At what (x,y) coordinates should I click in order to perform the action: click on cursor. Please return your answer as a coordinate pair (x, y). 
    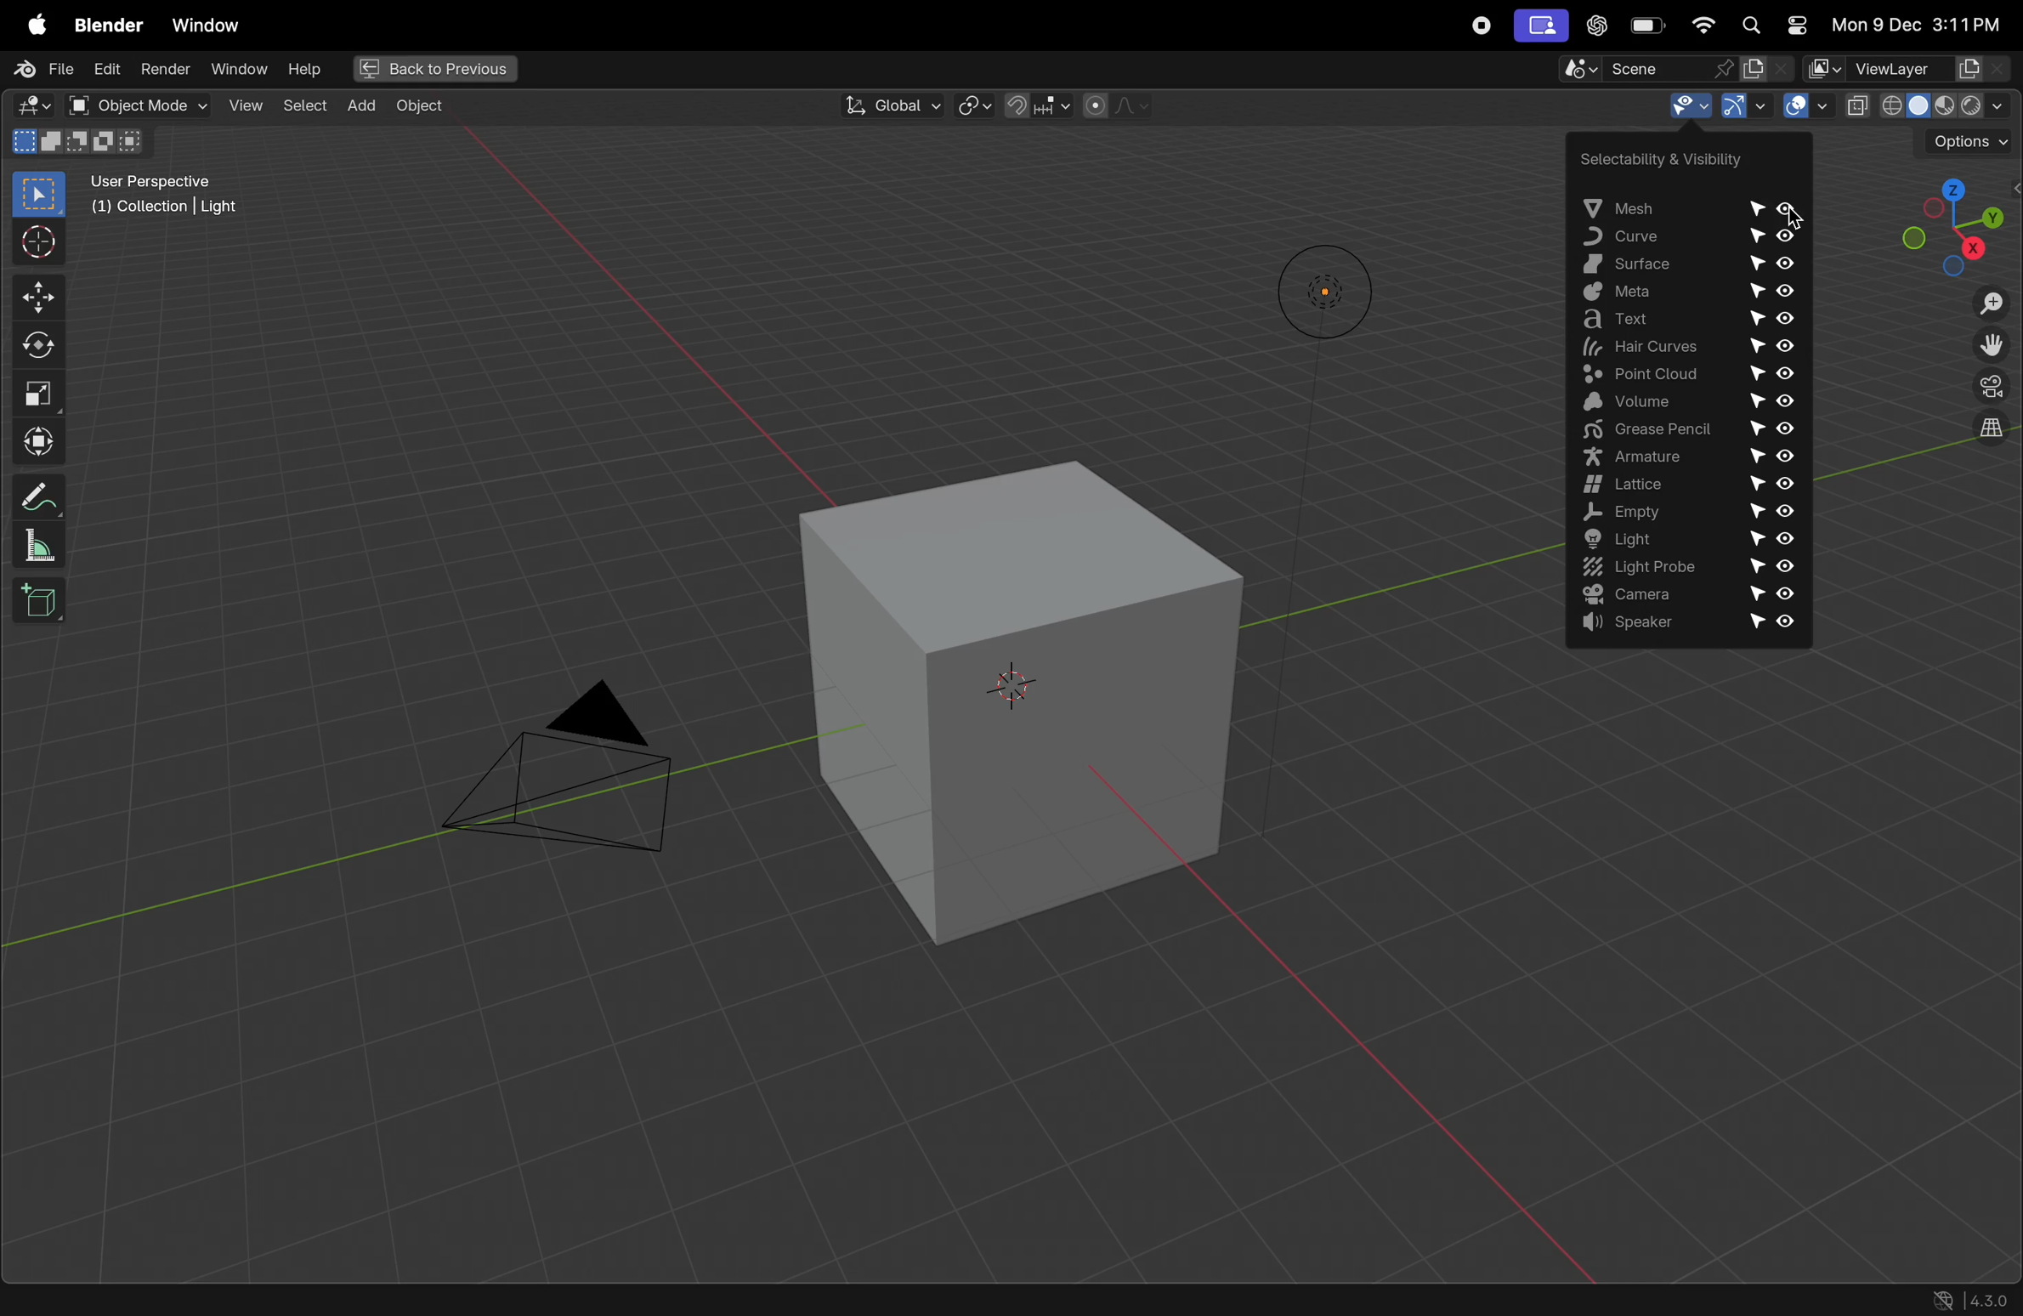
    Looking at the image, I should click on (1798, 215).